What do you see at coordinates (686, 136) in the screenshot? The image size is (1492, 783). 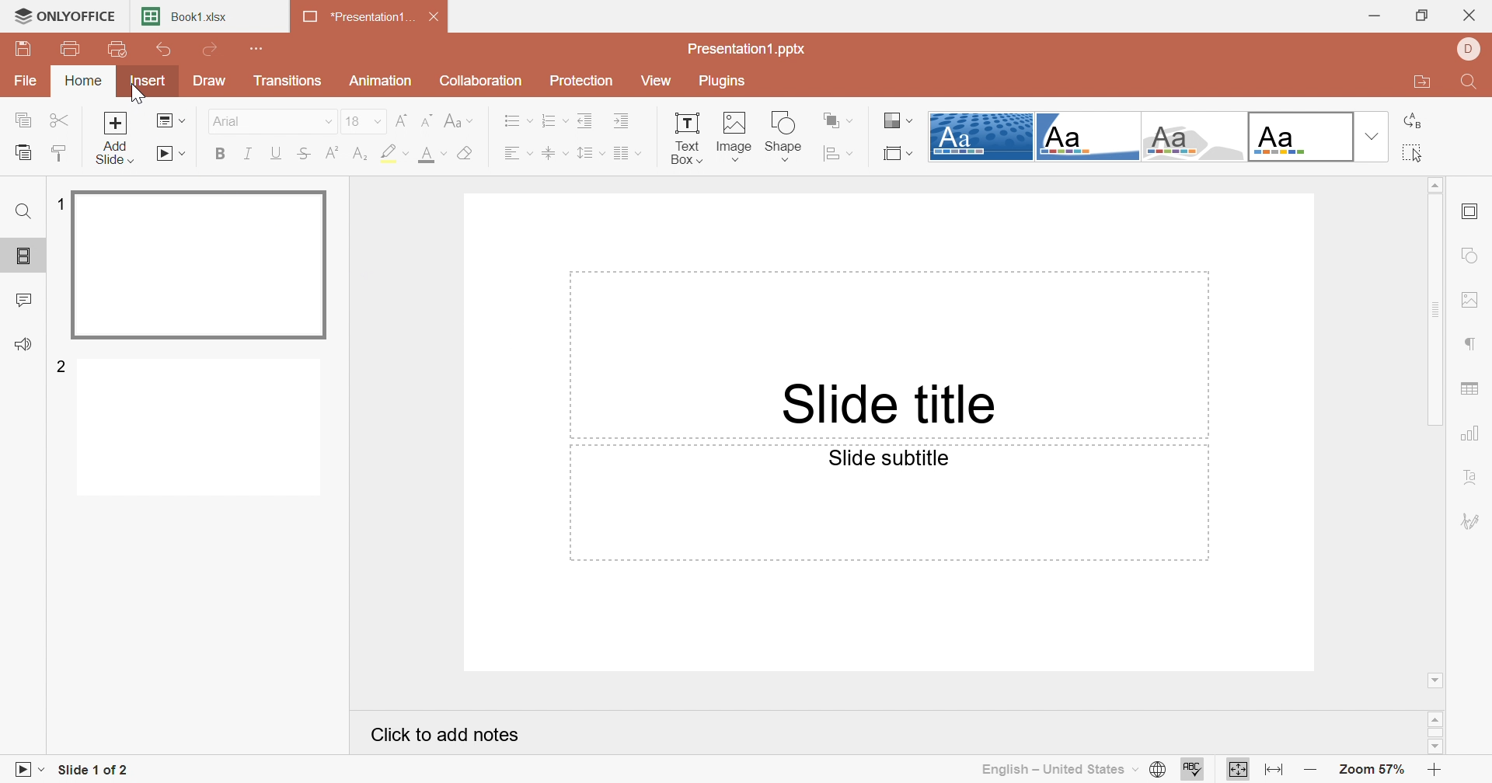 I see `Text Box` at bounding box center [686, 136].